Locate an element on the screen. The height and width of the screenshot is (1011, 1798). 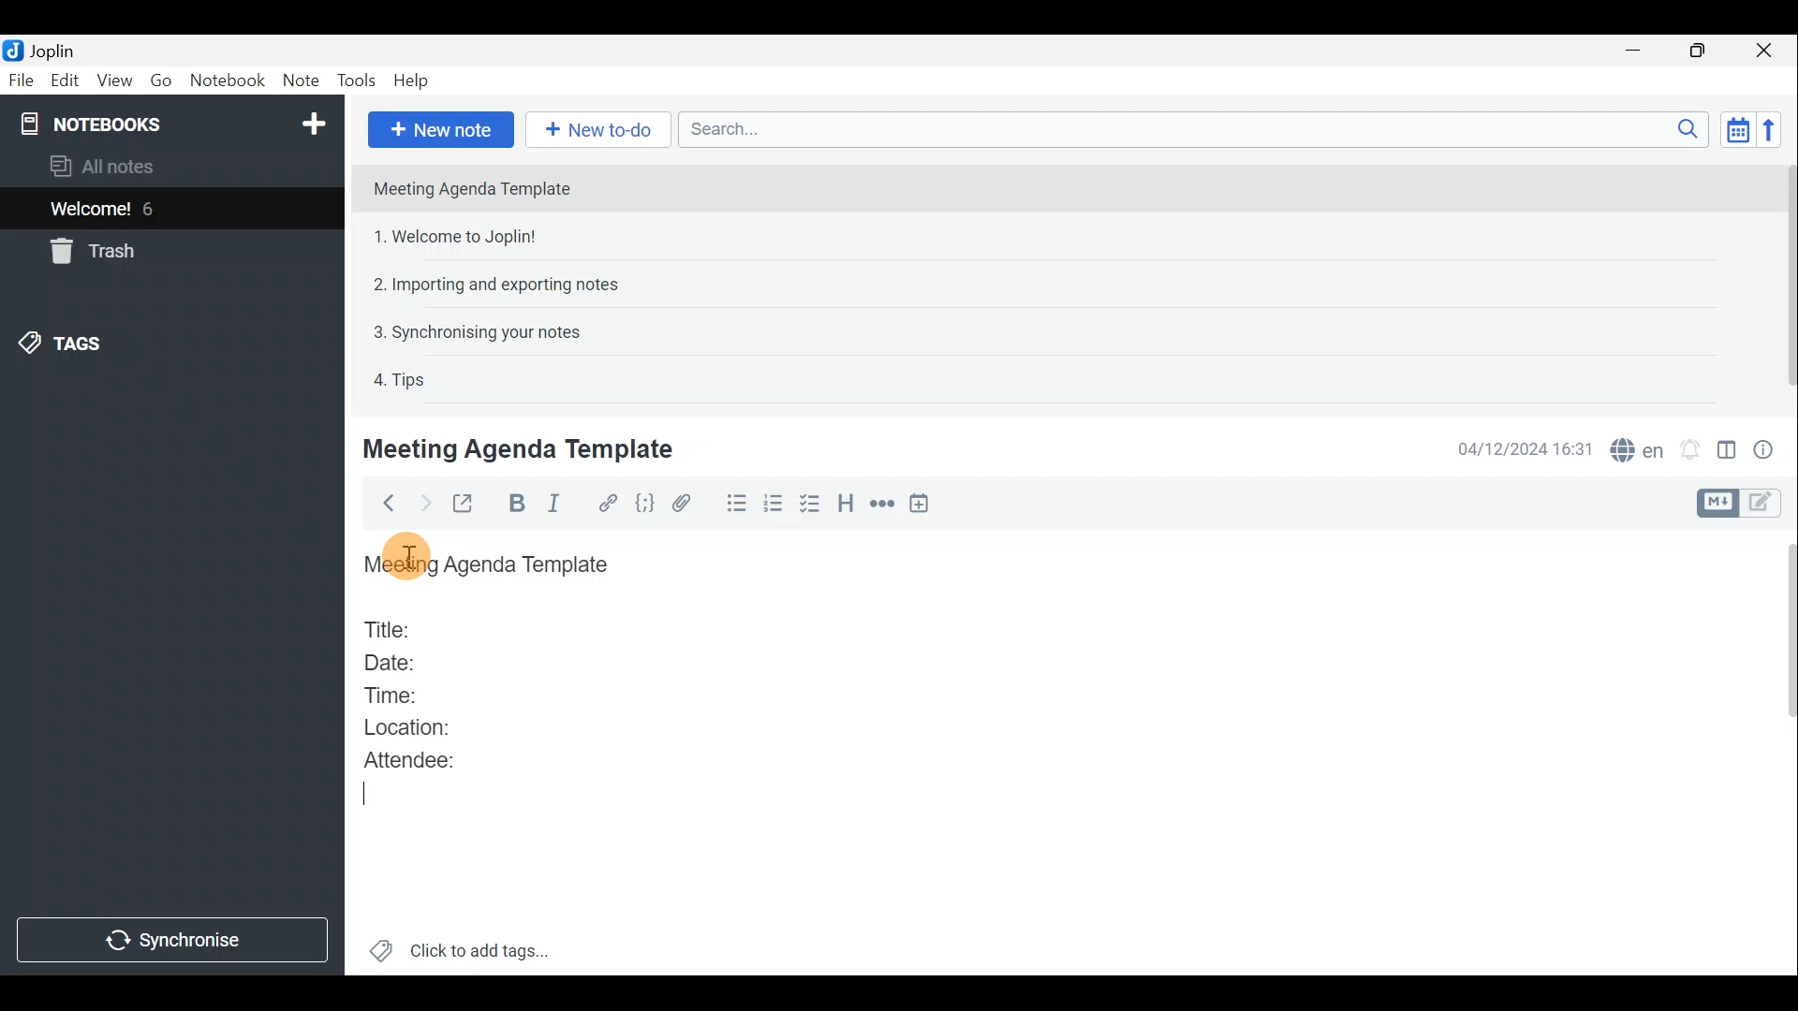
Trash is located at coordinates (89, 251).